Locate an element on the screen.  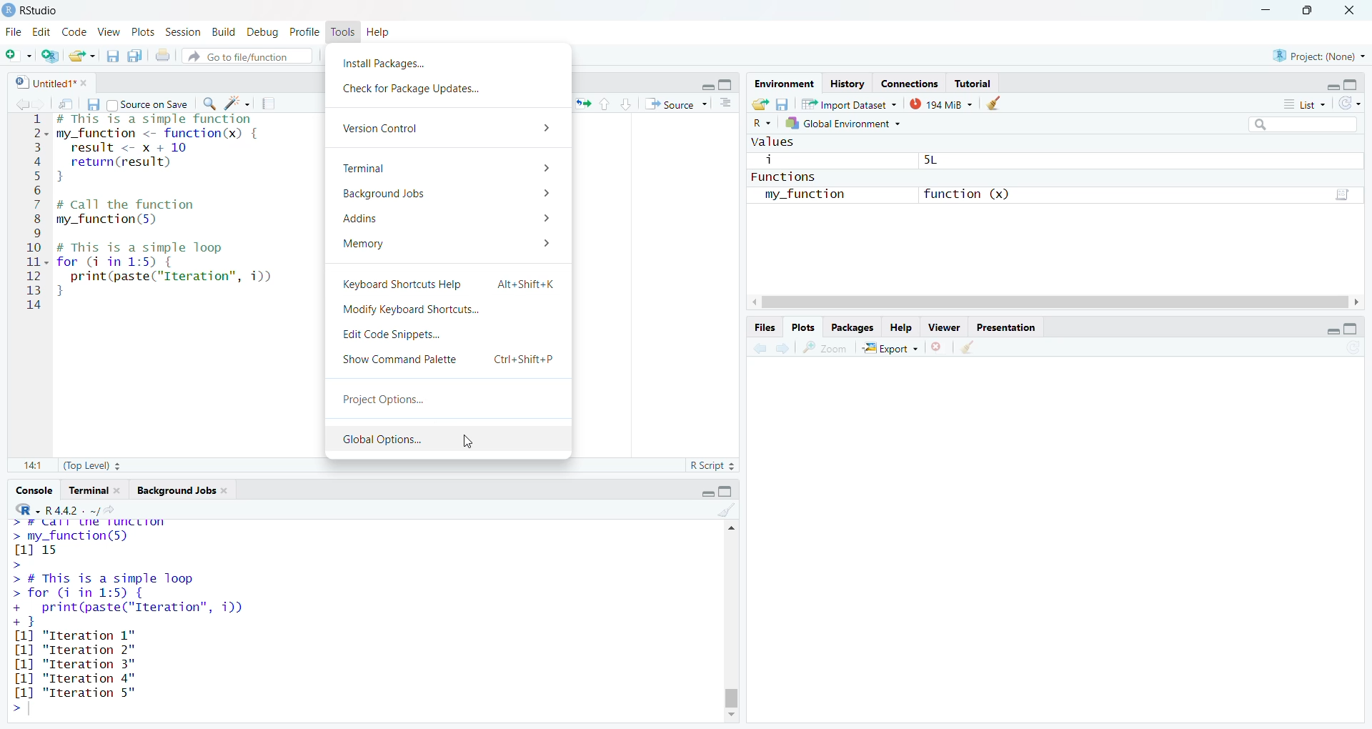
i is located at coordinates (771, 160).